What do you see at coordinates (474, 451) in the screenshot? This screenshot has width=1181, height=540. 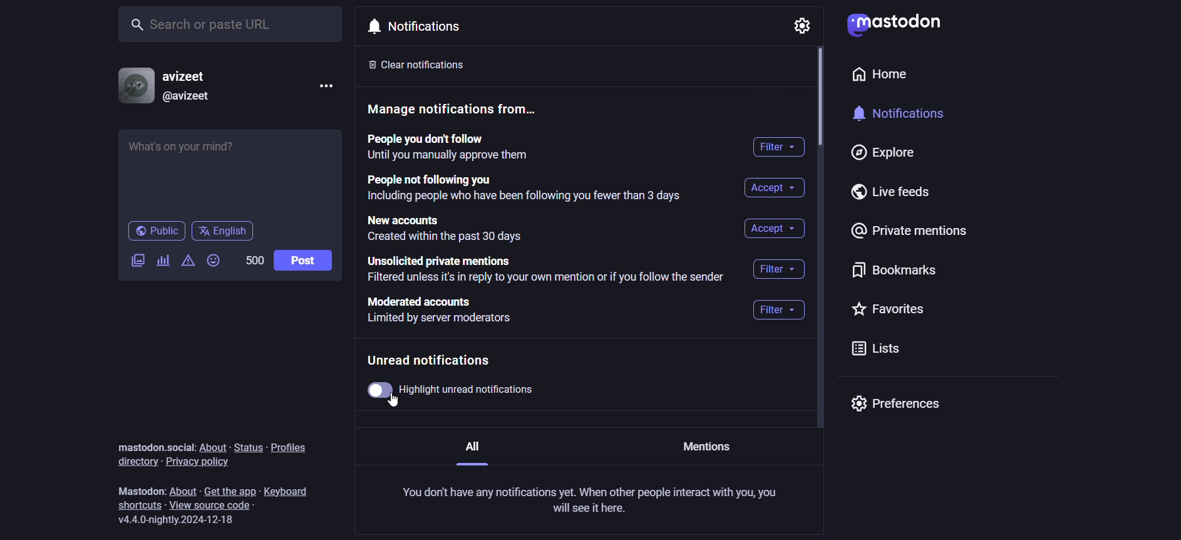 I see `All` at bounding box center [474, 451].